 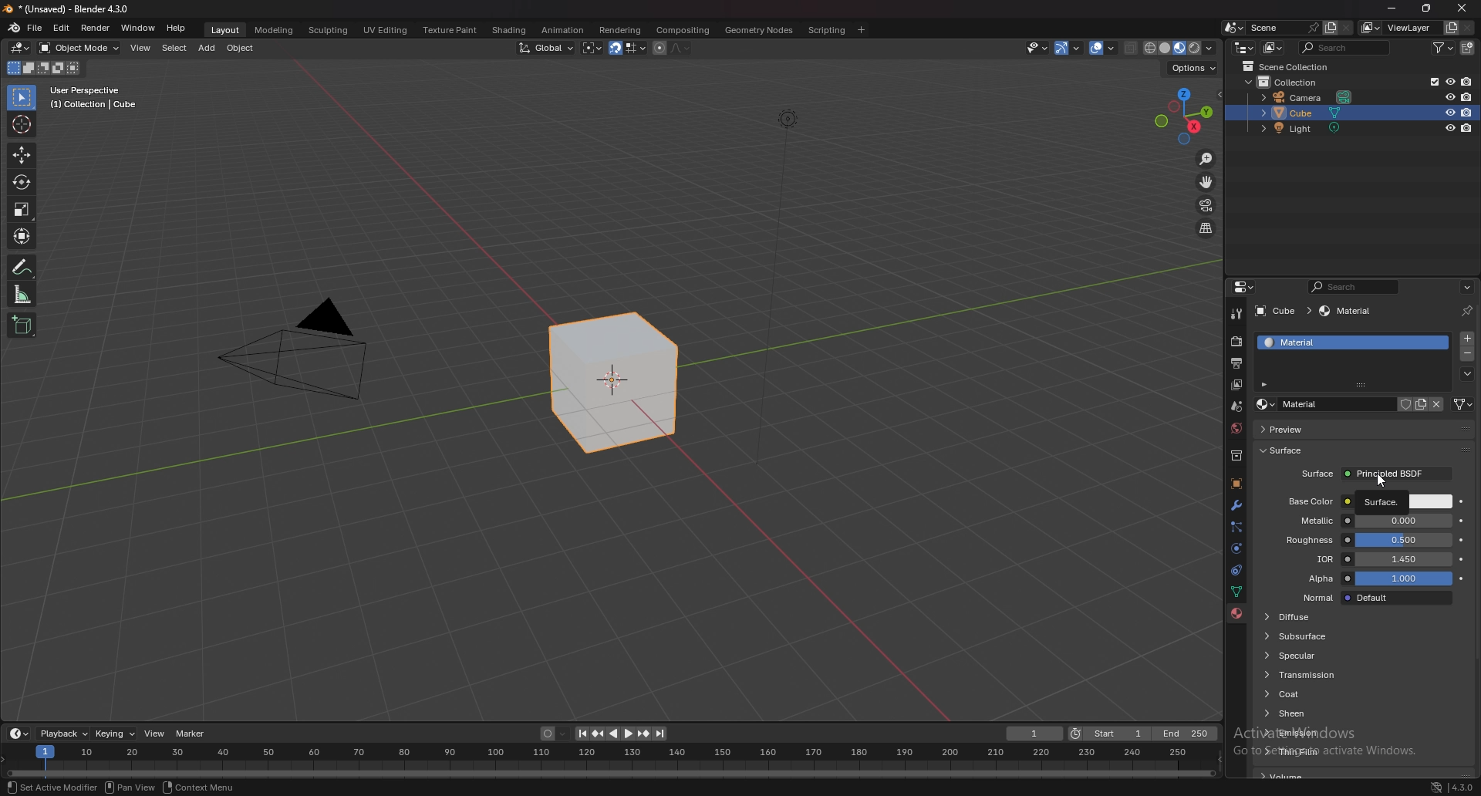 What do you see at coordinates (24, 236) in the screenshot?
I see `transform` at bounding box center [24, 236].